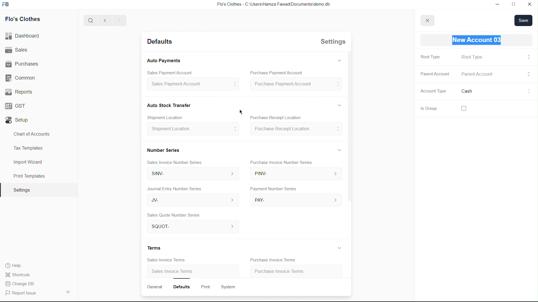 Image resolution: width=538 pixels, height=302 pixels. Describe the element at coordinates (429, 57) in the screenshot. I see `Root Type` at that location.